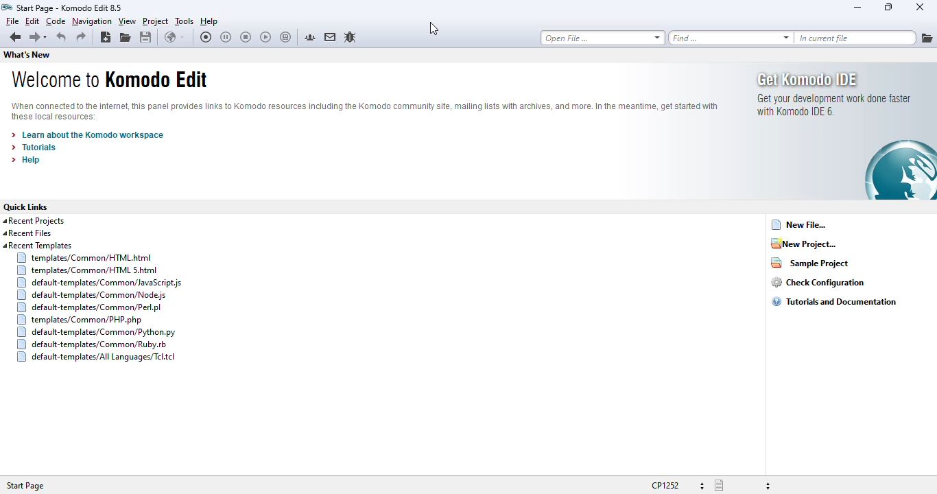 Image resolution: width=937 pixels, height=494 pixels. Describe the element at coordinates (919, 7) in the screenshot. I see `close` at that location.